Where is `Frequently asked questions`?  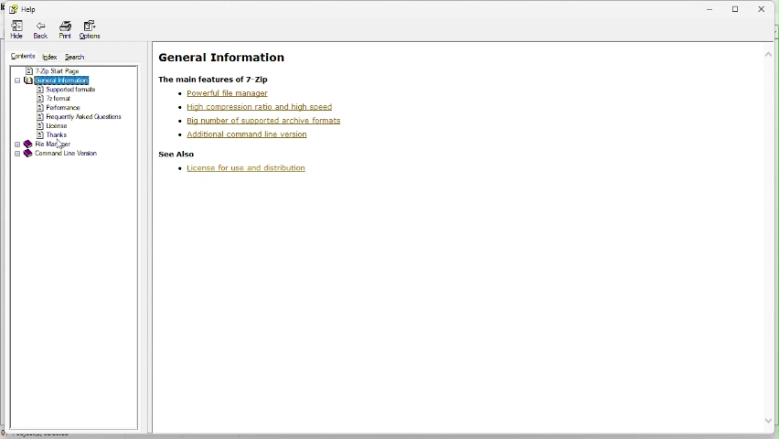
Frequently asked questions is located at coordinates (81, 117).